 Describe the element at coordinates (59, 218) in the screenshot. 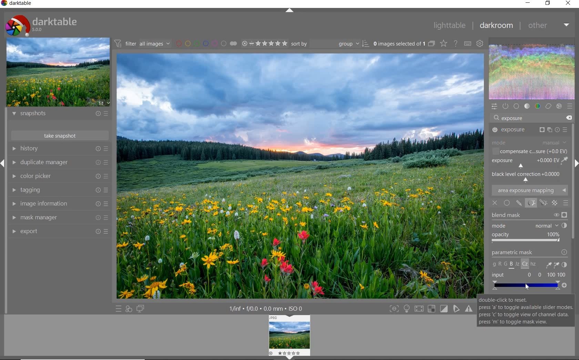

I see `mask manager` at that location.